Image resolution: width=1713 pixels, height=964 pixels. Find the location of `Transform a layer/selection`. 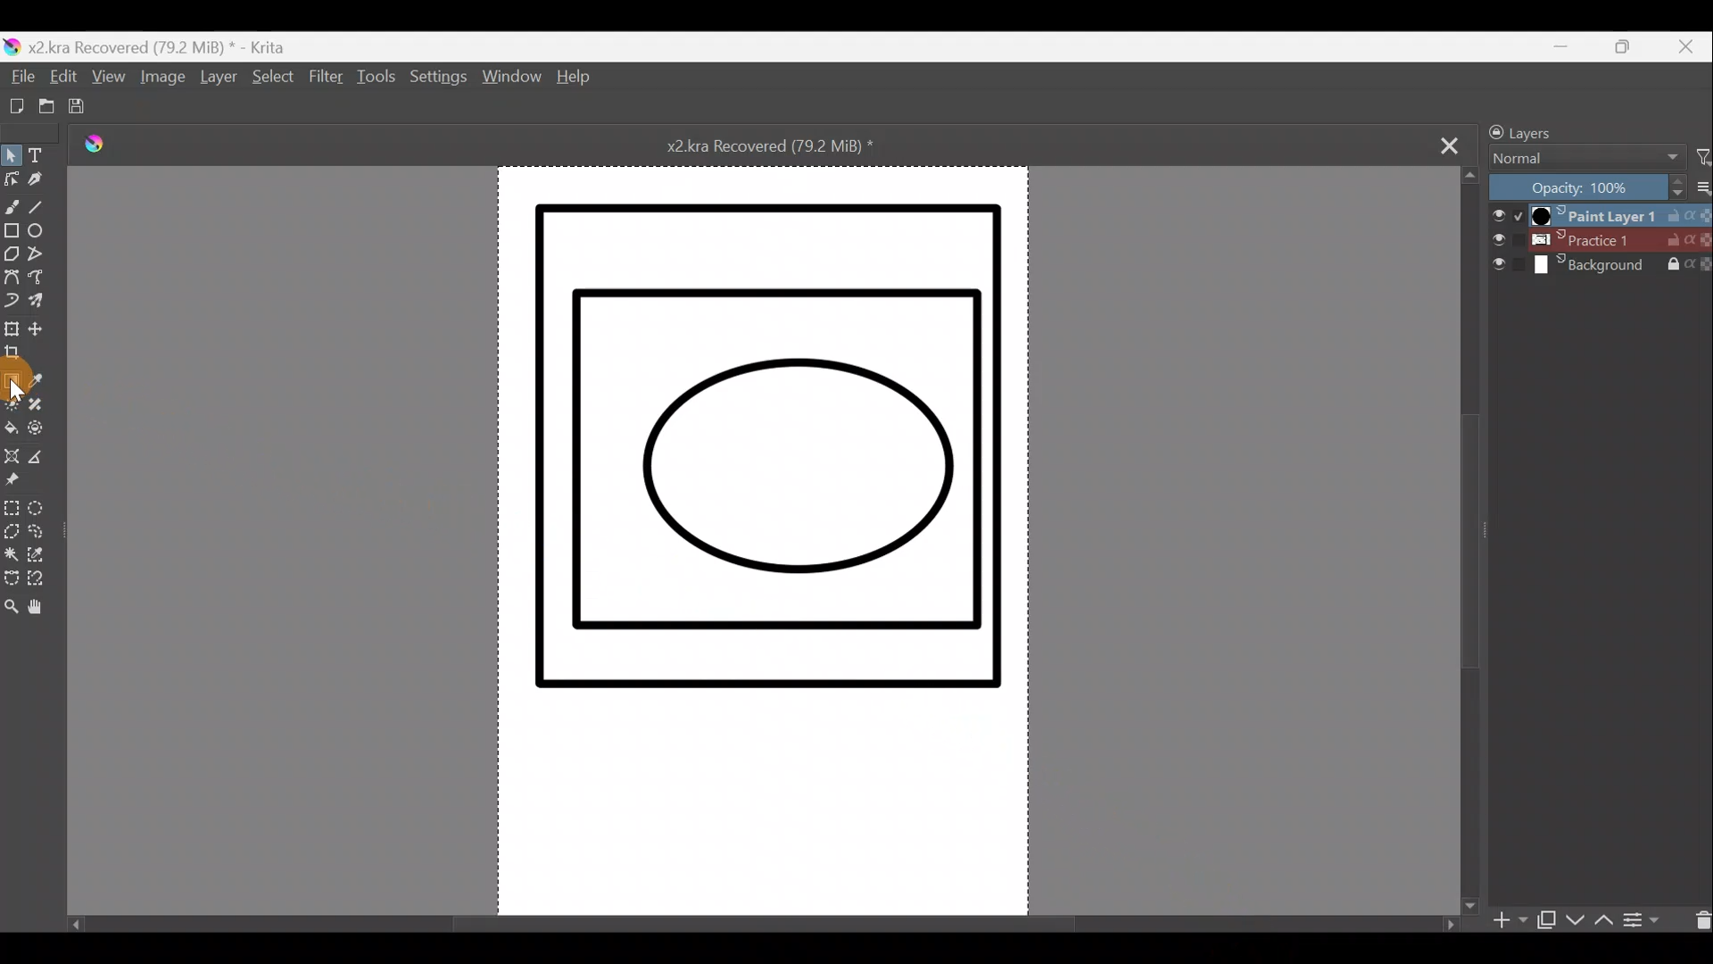

Transform a layer/selection is located at coordinates (12, 330).